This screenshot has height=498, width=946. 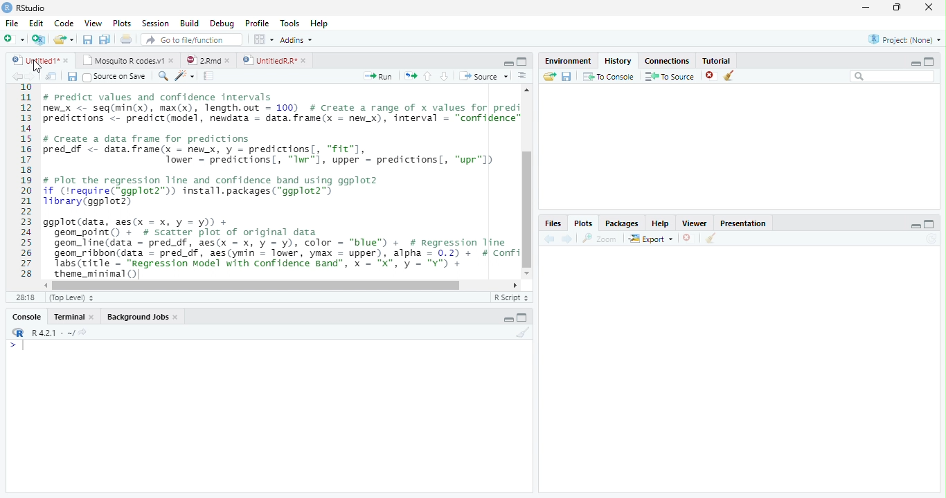 I want to click on Maximize, so click(x=524, y=62).